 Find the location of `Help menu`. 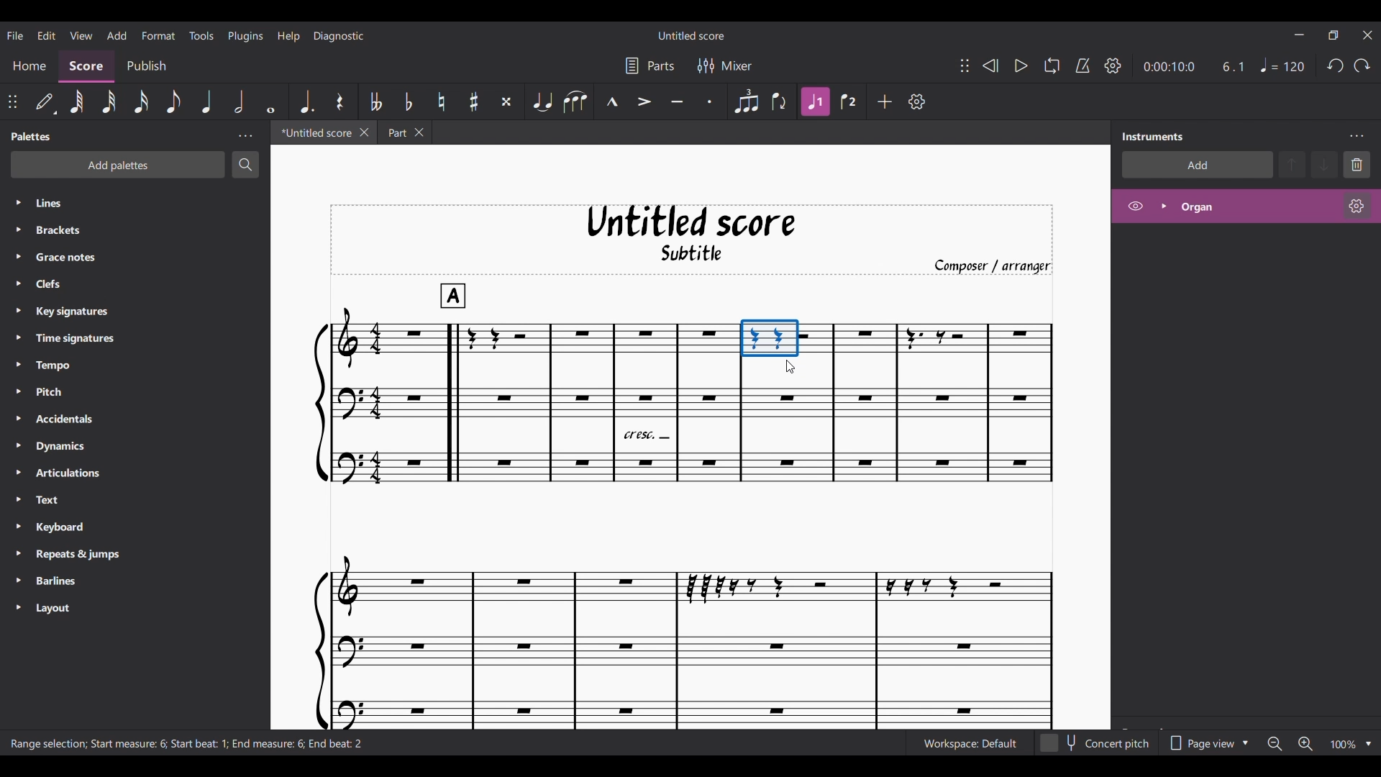

Help menu is located at coordinates (288, 36).